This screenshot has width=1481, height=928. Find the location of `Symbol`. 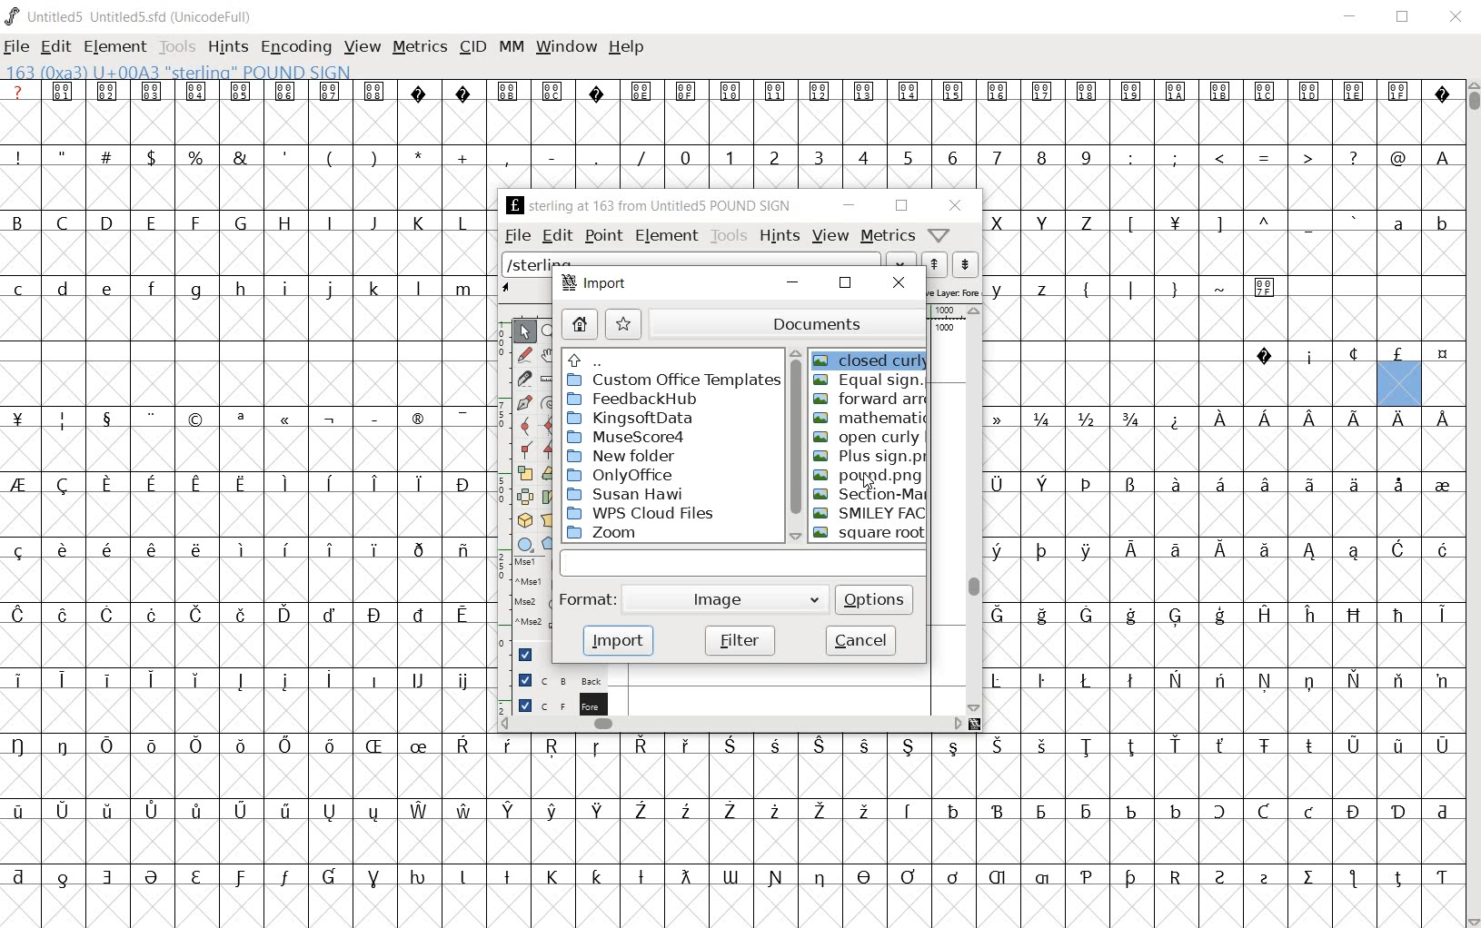

Symbol is located at coordinates (329, 812).